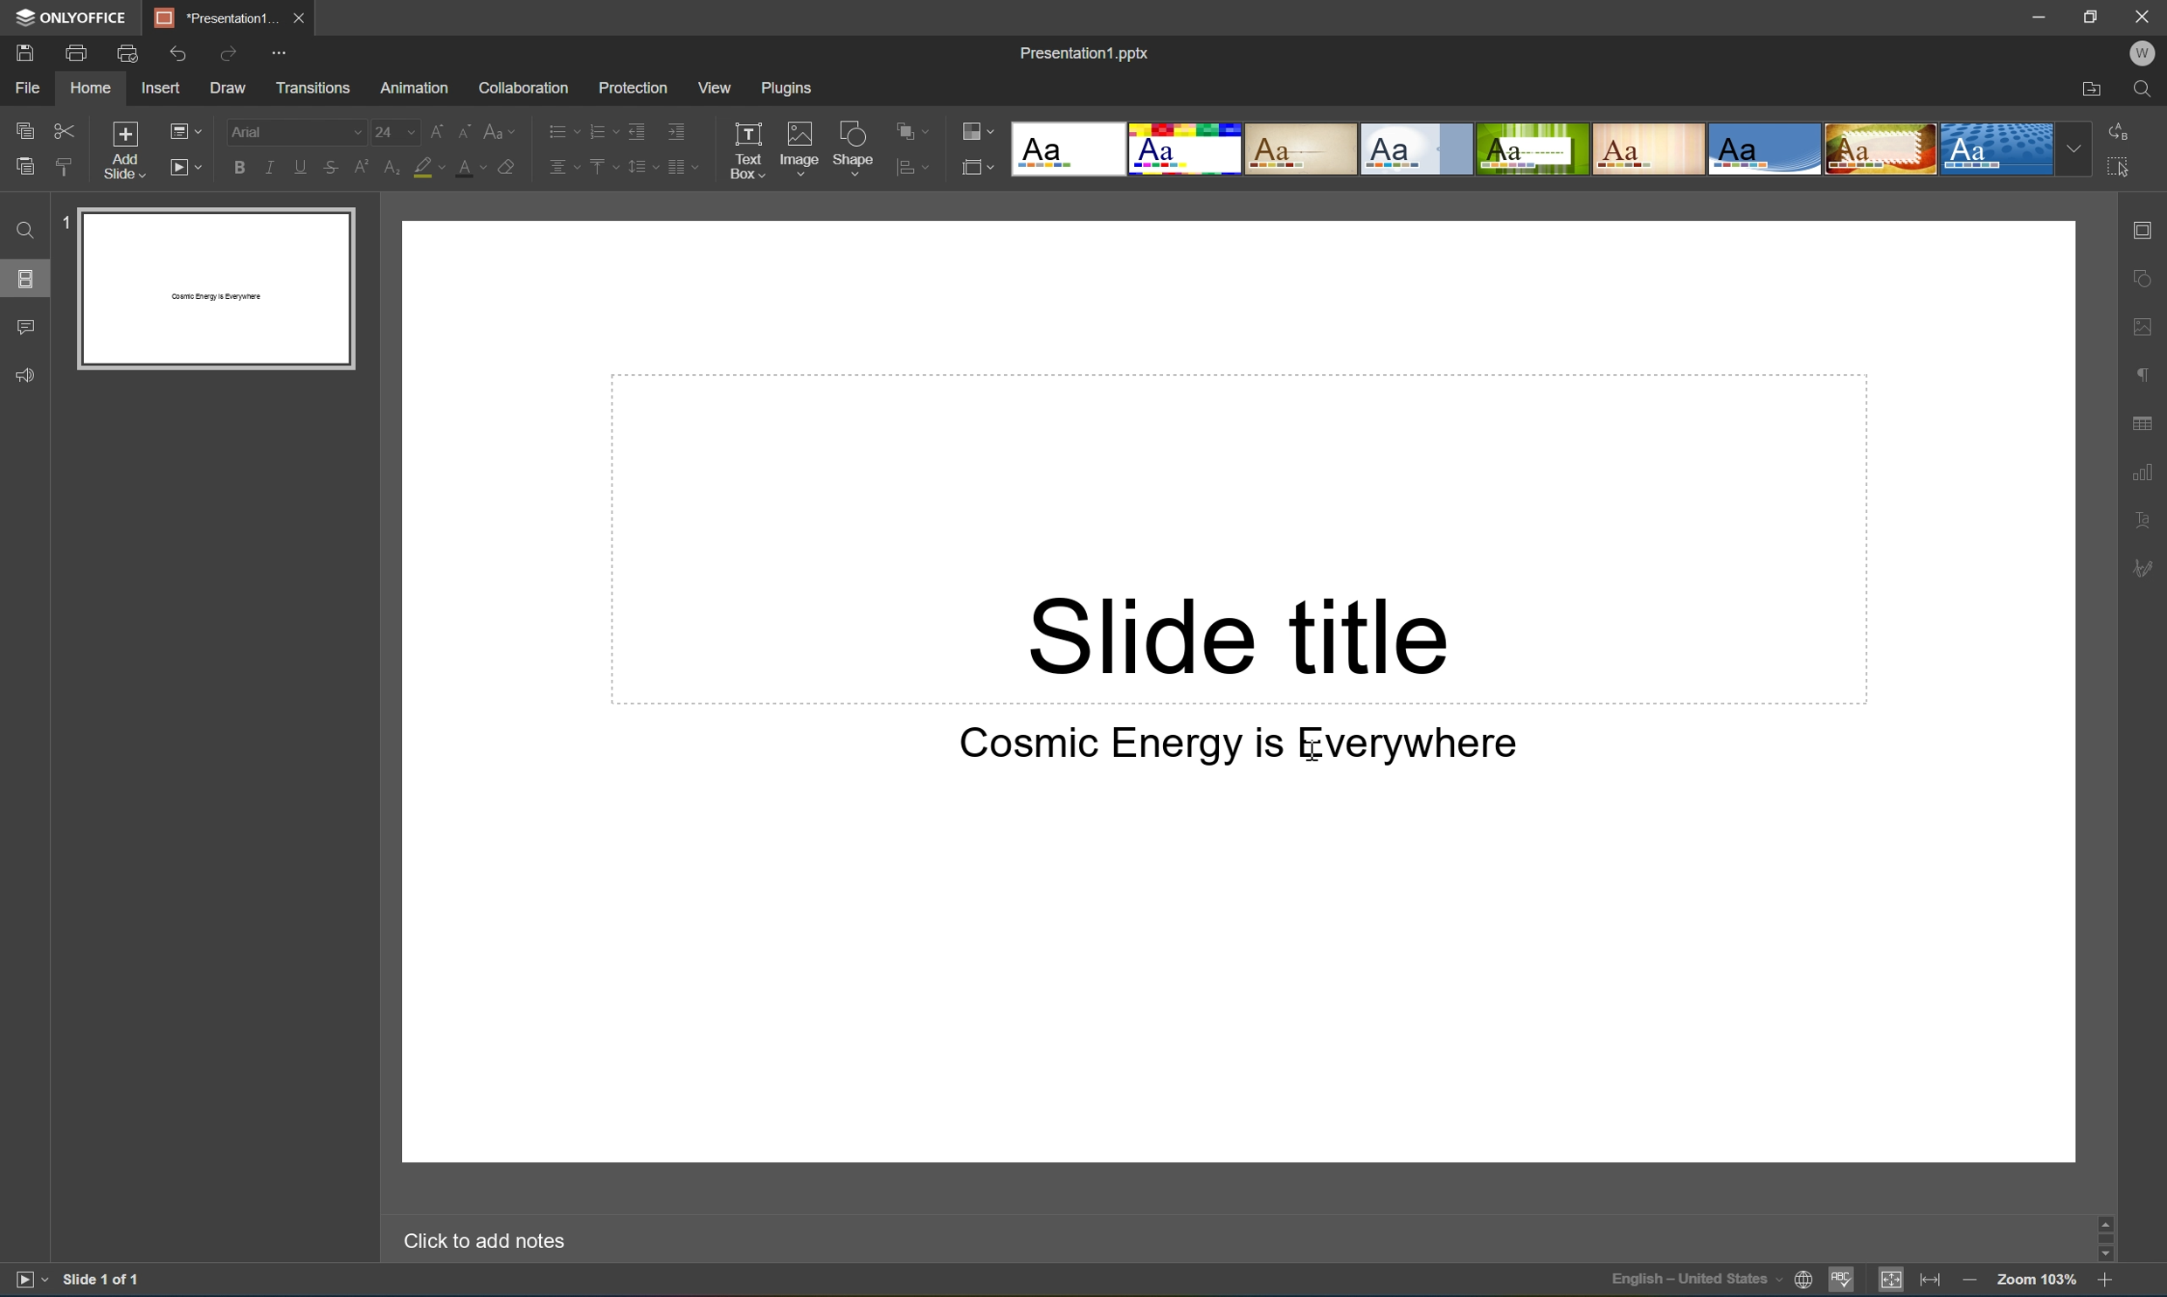 The image size is (2167, 1297). I want to click on Cut, so click(69, 128).